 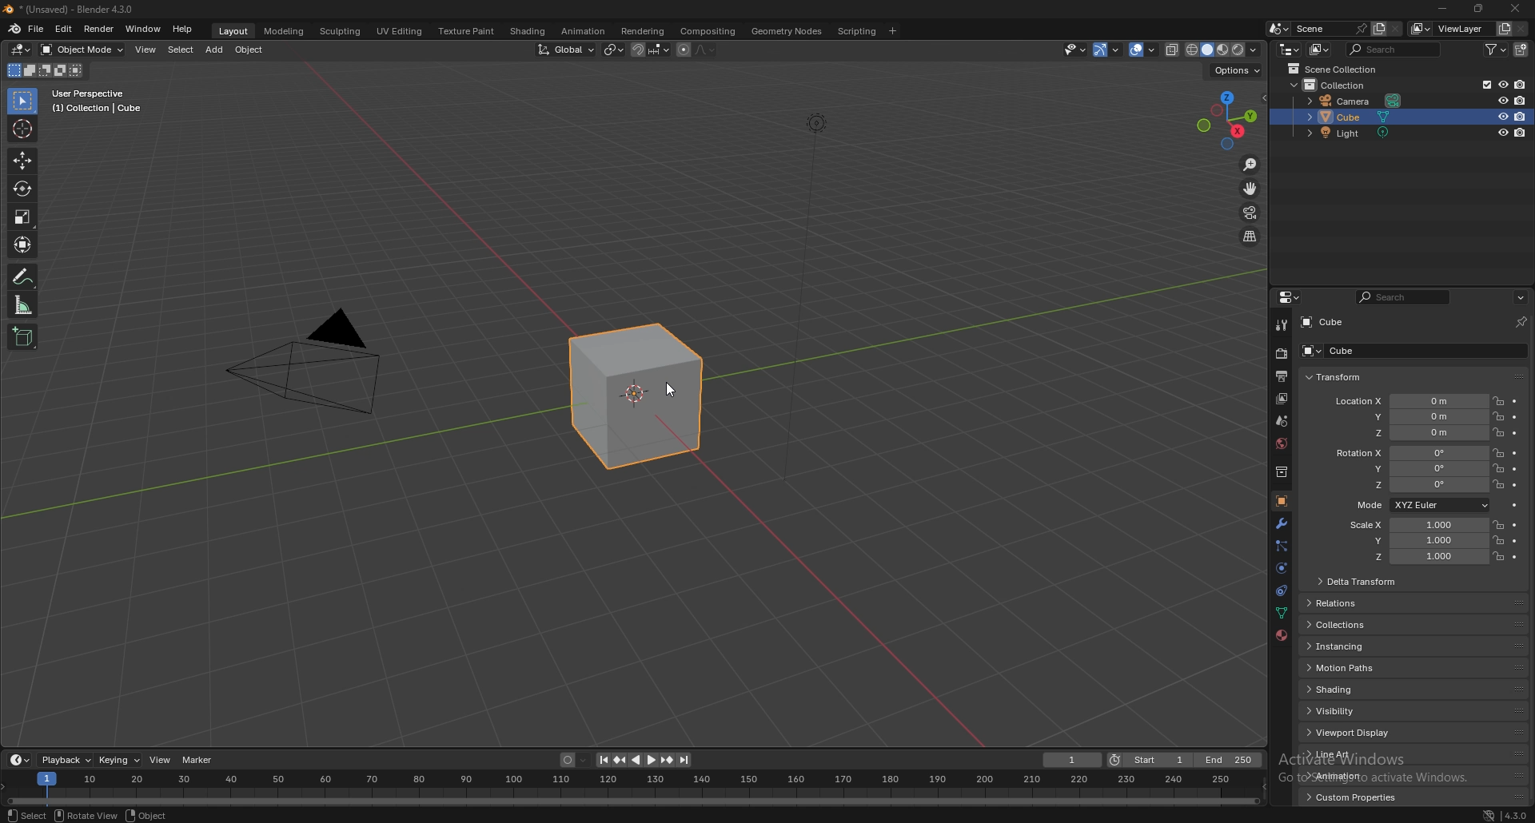 I want to click on options, so click(x=1520, y=296).